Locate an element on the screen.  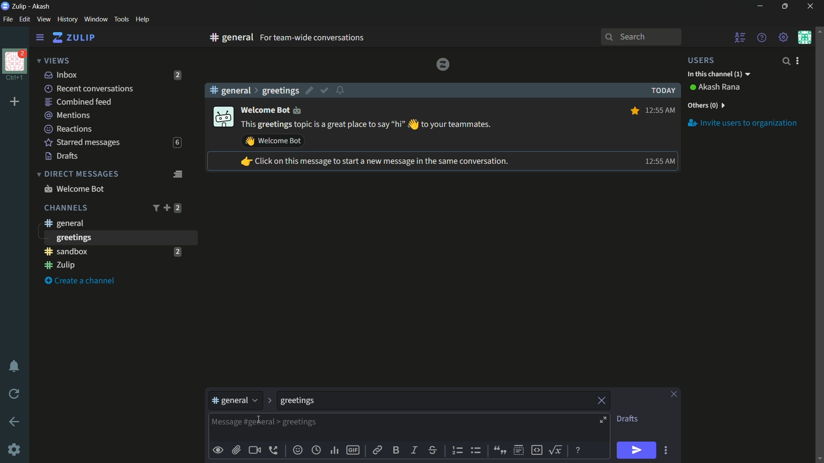
Star is located at coordinates (633, 111).